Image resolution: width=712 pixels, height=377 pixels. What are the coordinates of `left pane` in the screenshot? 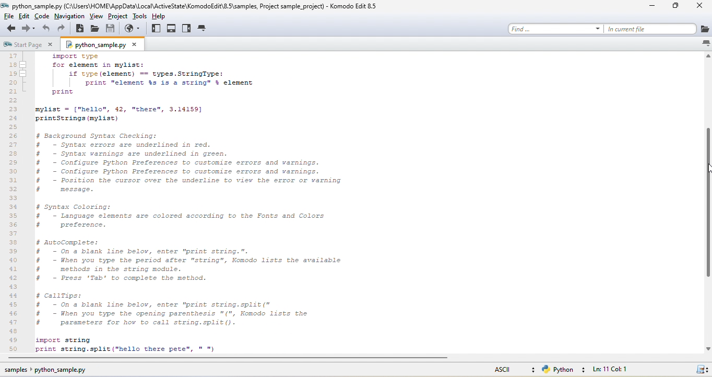 It's located at (157, 29).